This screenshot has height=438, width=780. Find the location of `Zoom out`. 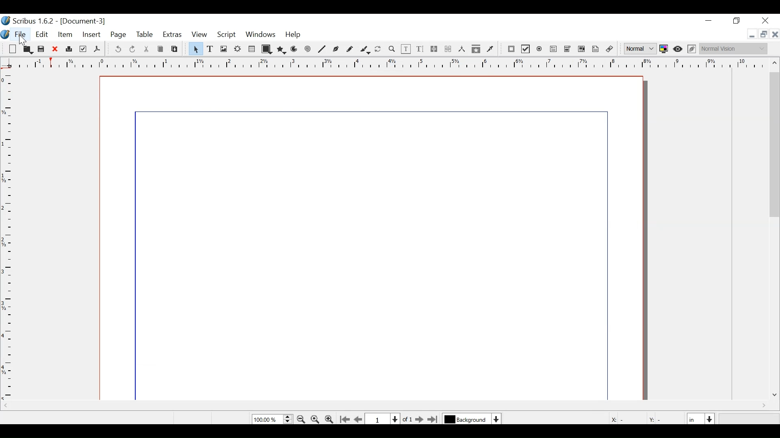

Zoom out is located at coordinates (330, 419).